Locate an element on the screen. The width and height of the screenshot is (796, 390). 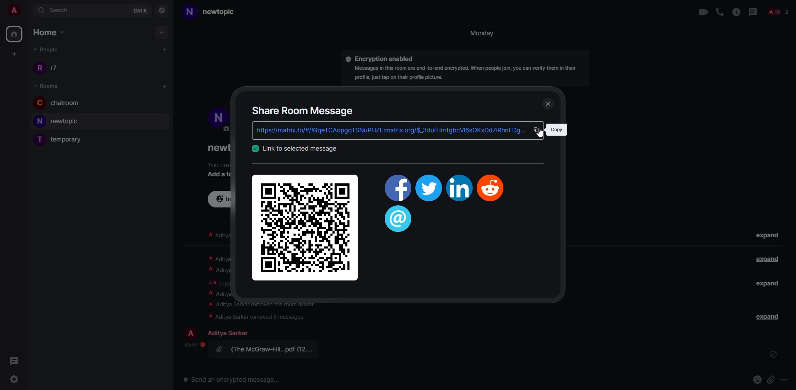
twitter is located at coordinates (428, 189).